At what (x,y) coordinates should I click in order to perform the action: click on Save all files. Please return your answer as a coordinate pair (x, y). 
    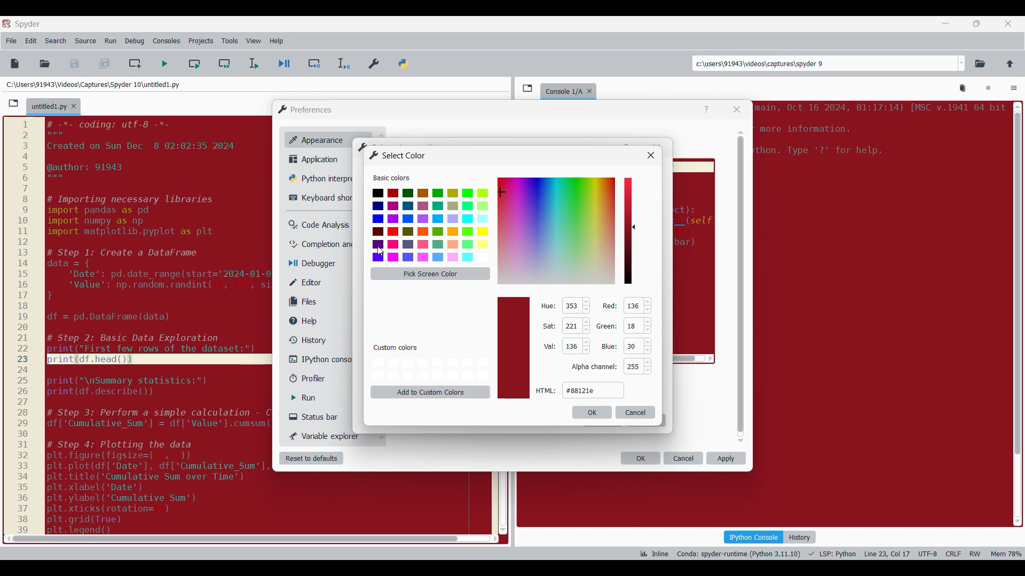
    Looking at the image, I should click on (104, 63).